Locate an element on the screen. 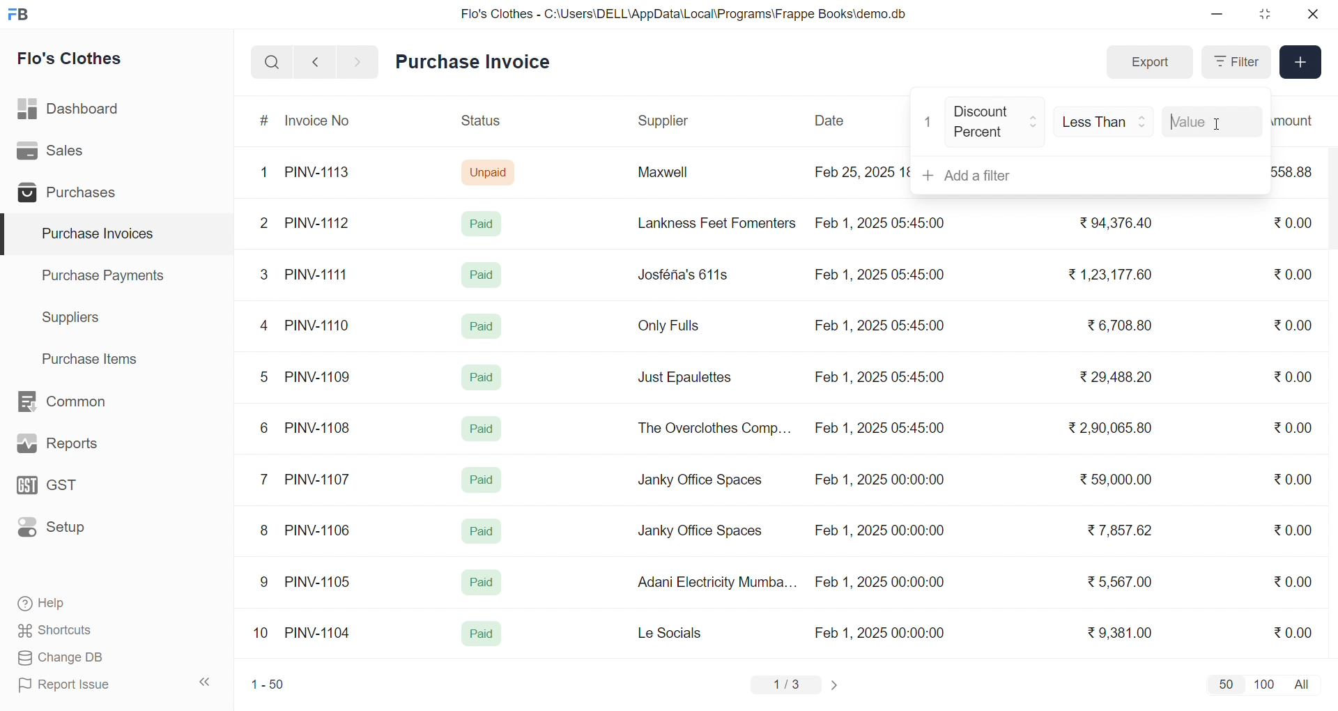 This screenshot has height=711, width=1338. 10 is located at coordinates (264, 634).